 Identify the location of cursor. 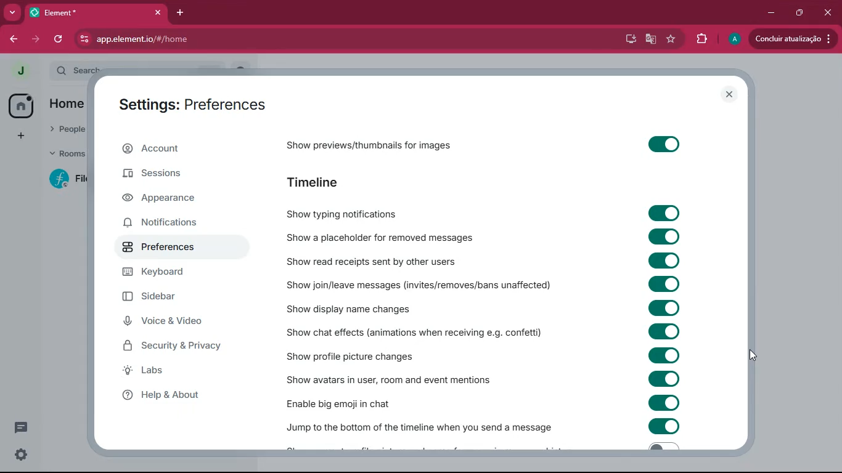
(751, 355).